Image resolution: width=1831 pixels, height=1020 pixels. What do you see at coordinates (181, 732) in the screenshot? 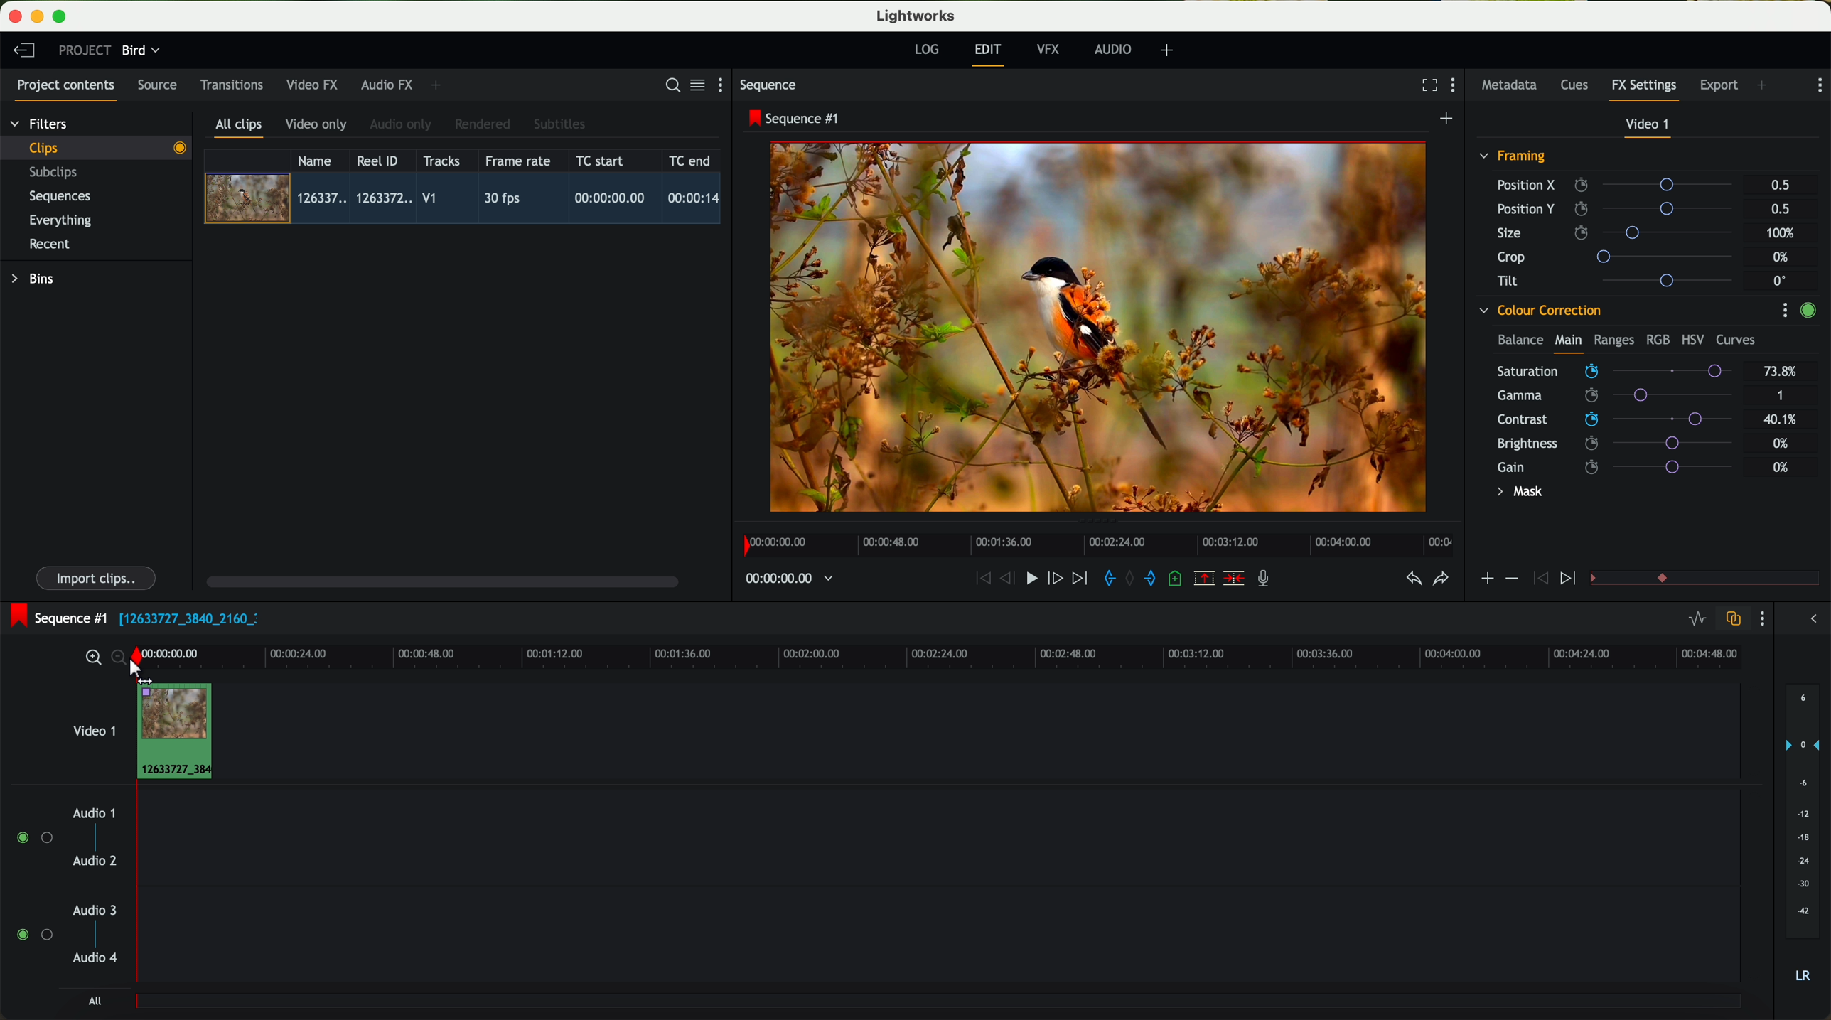
I see `drag video to video track 1` at bounding box center [181, 732].